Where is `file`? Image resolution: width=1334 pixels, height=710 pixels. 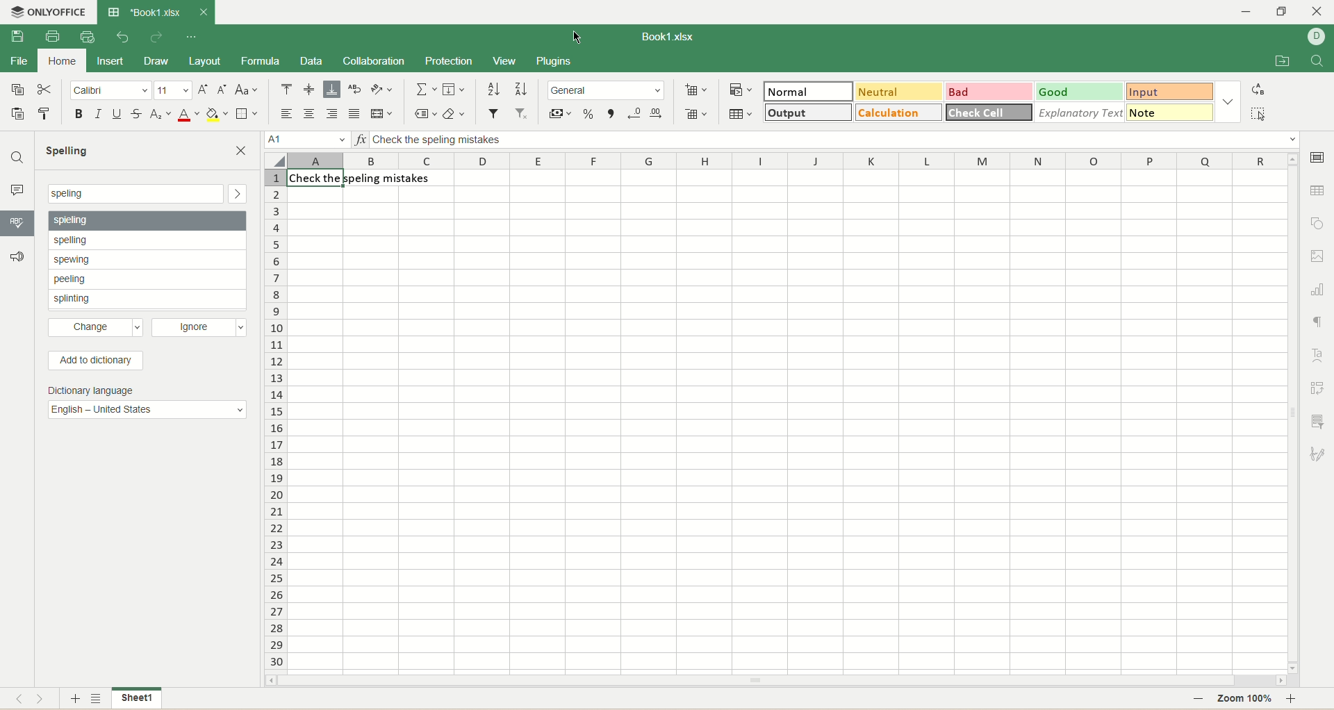
file is located at coordinates (20, 62).